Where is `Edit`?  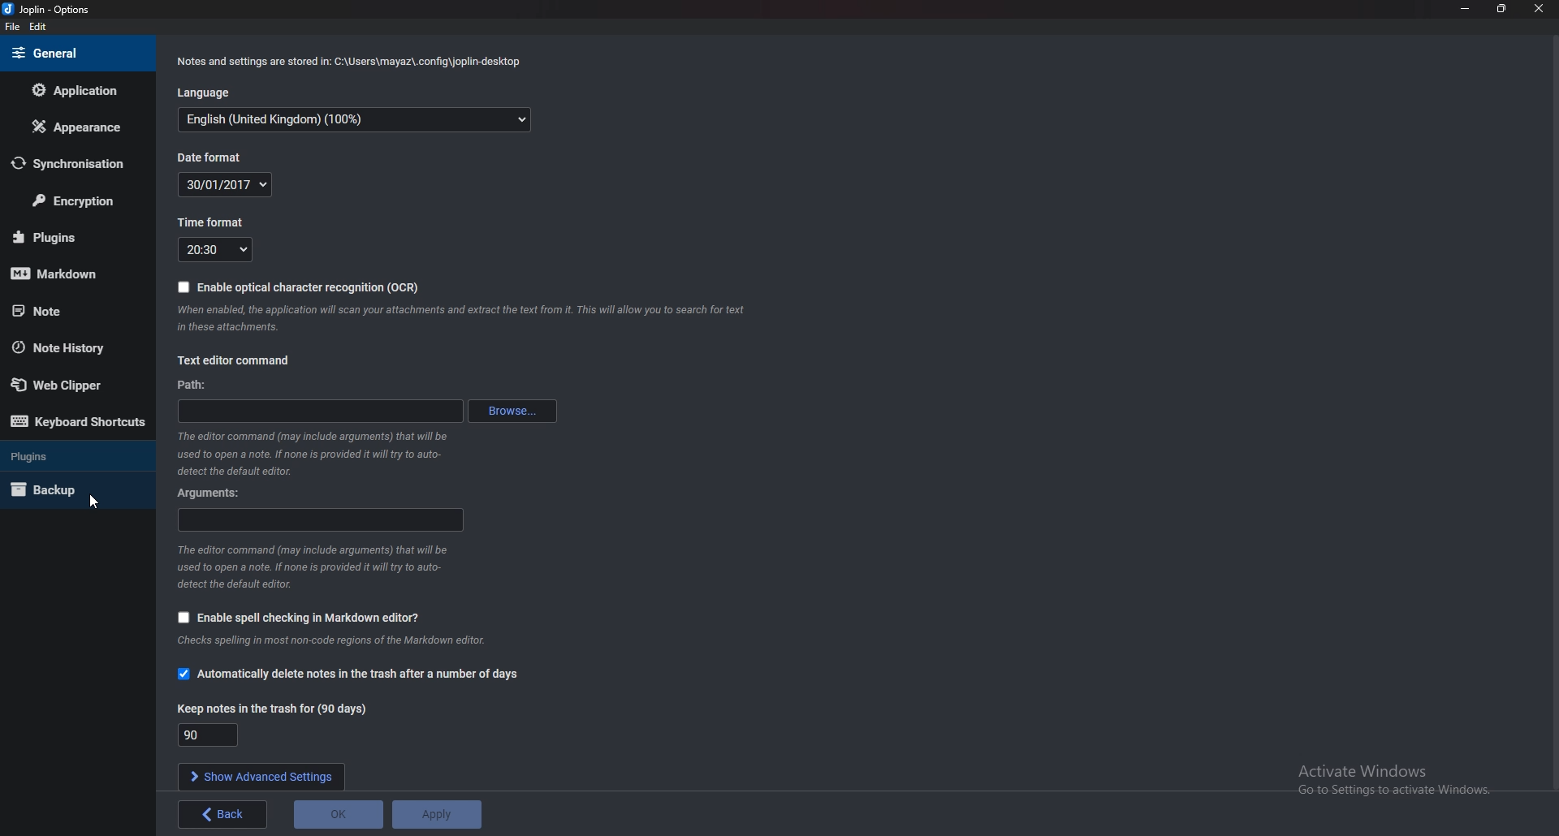 Edit is located at coordinates (39, 27).